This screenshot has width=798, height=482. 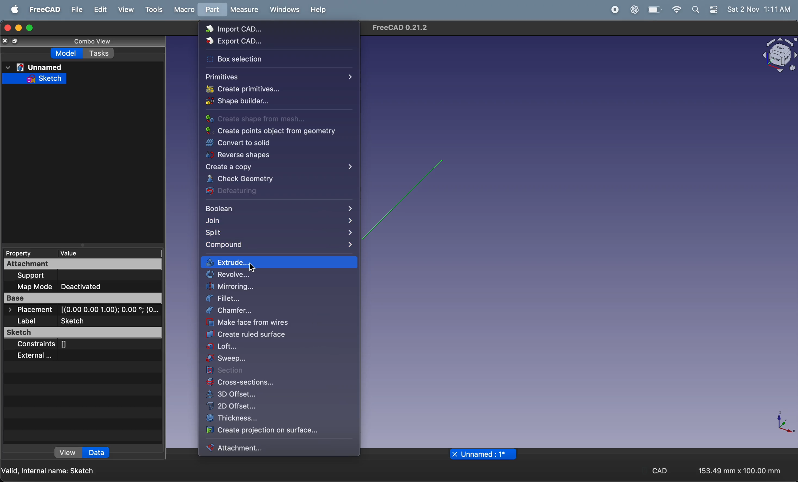 I want to click on data, so click(x=96, y=453).